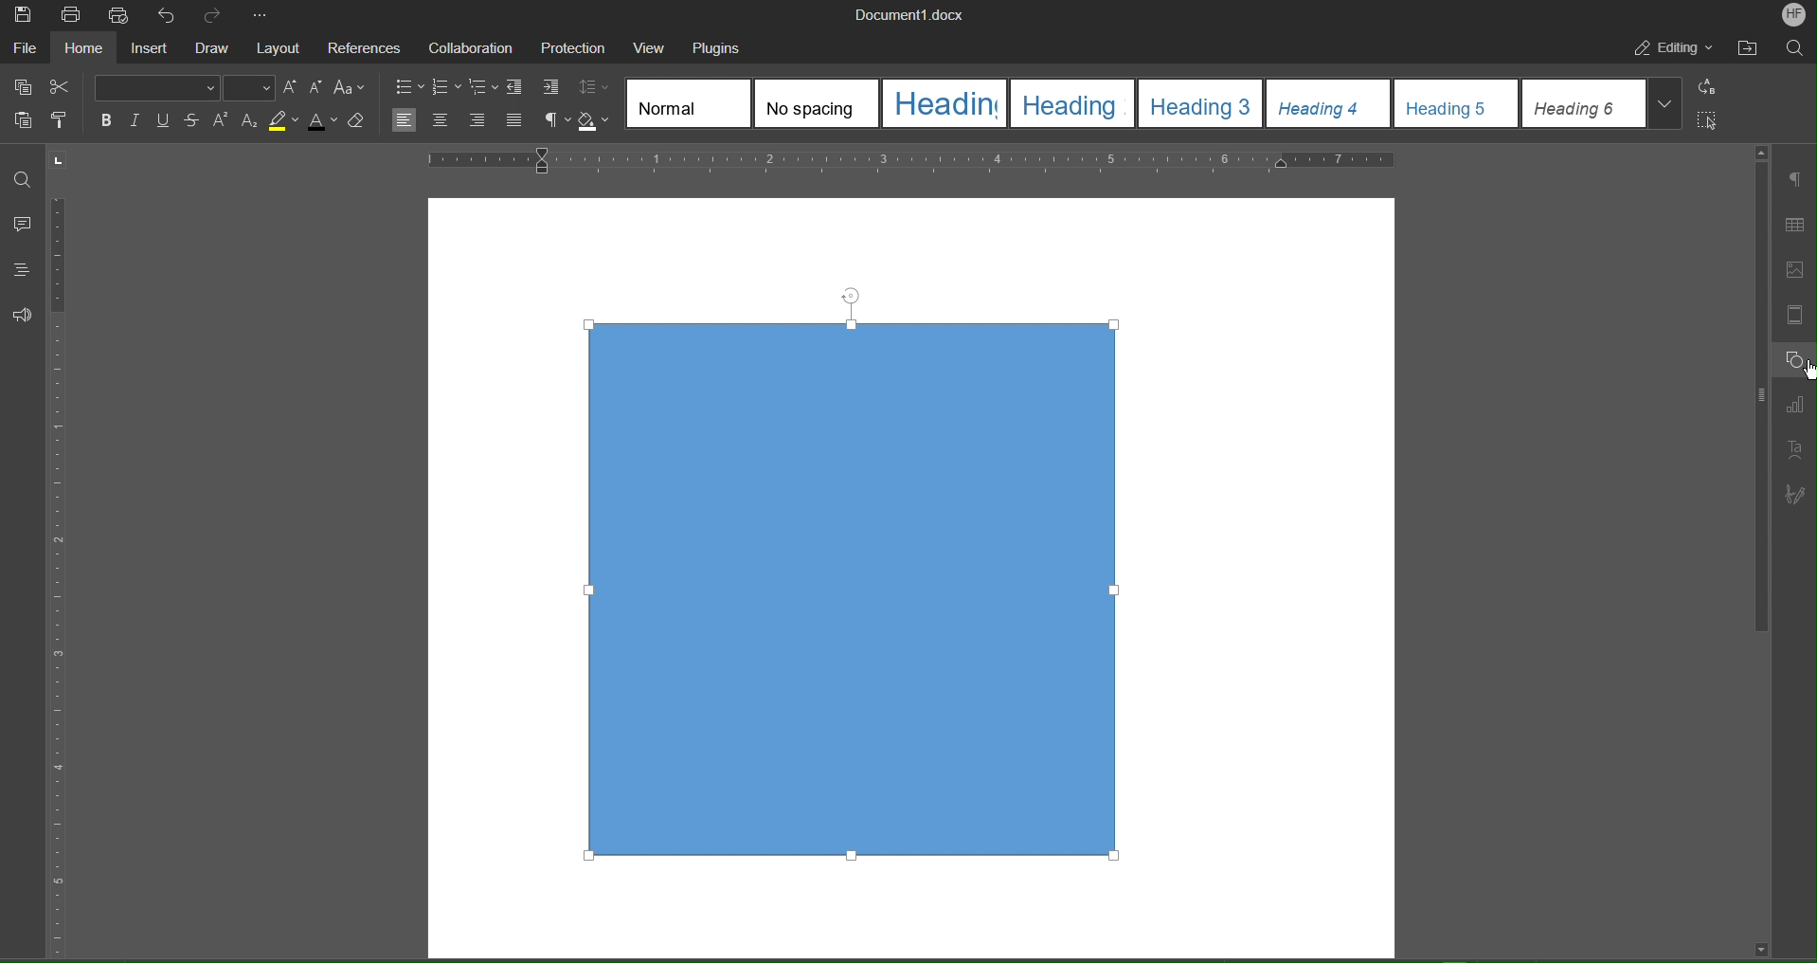 The image size is (1817, 963). I want to click on Scroll down, so click(1754, 948).